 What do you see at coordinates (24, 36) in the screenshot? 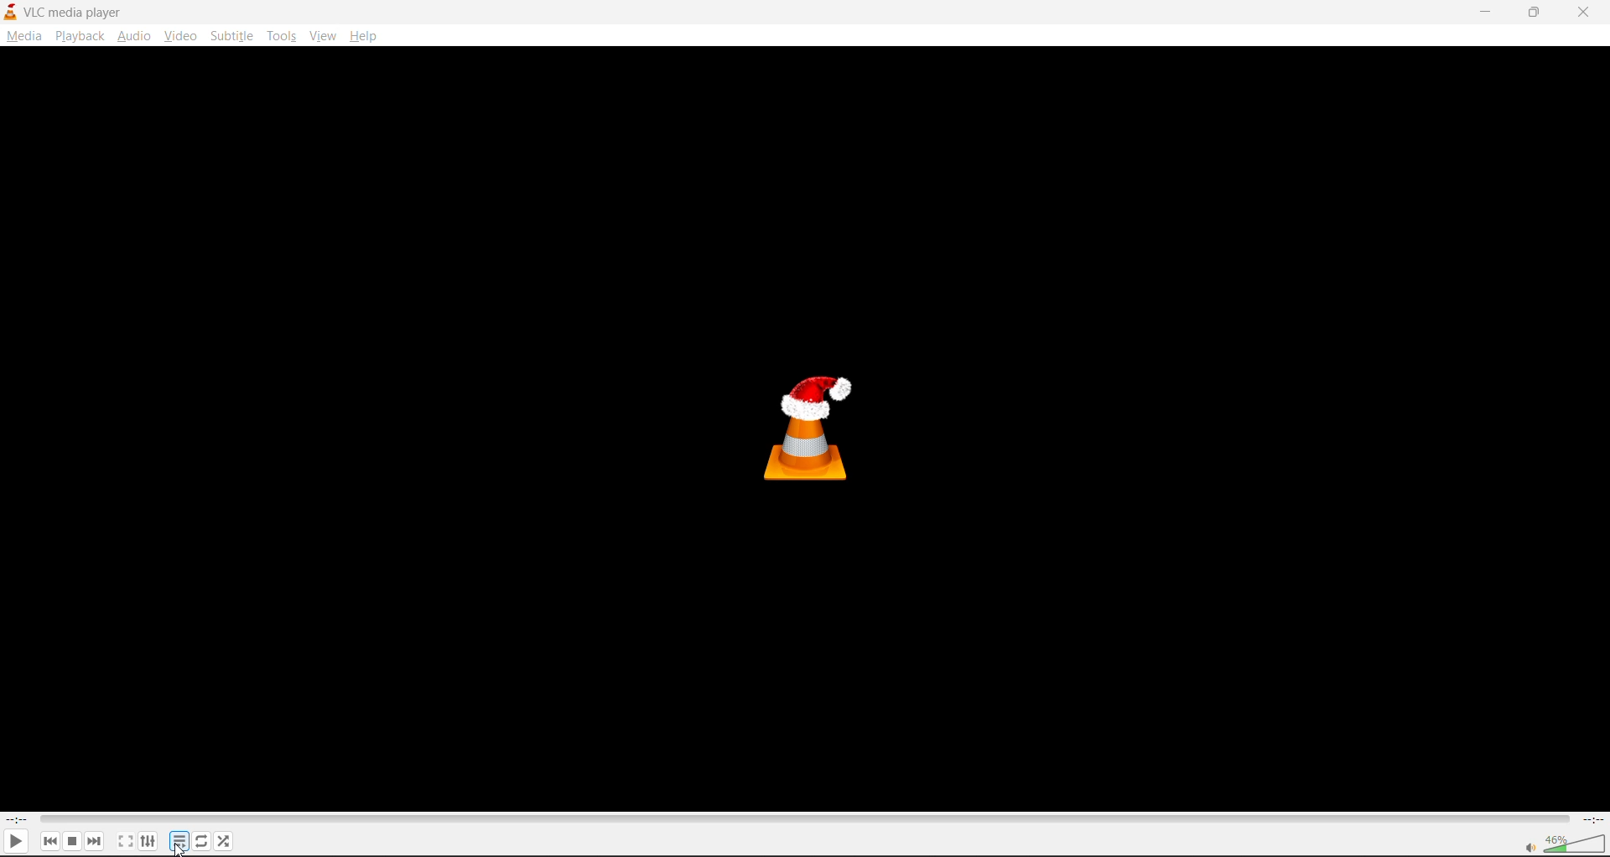
I see `media` at bounding box center [24, 36].